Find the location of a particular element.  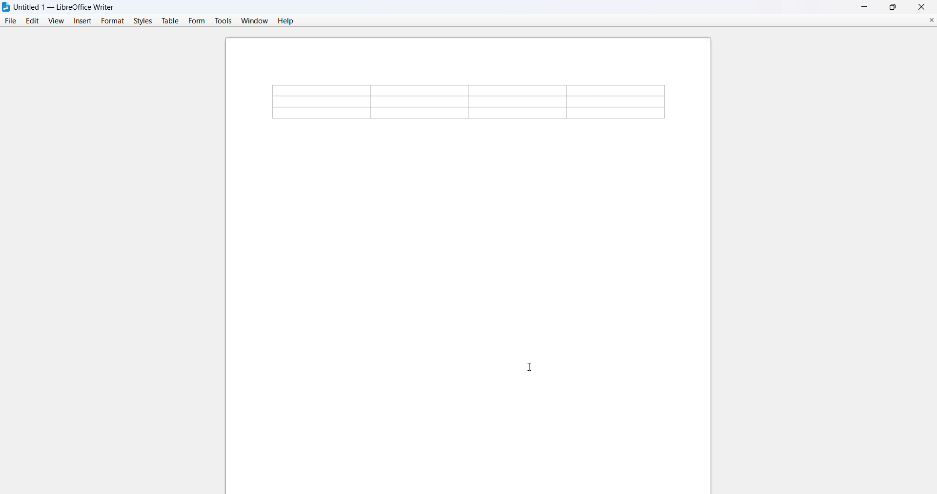

tools is located at coordinates (224, 20).